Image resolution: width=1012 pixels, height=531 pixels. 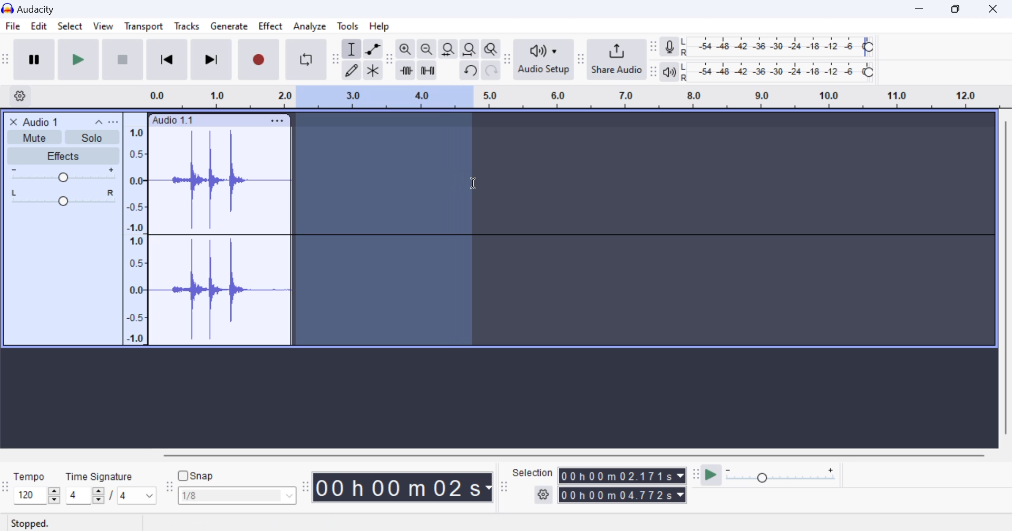 I want to click on increase or decrease time signature, so click(x=85, y=496).